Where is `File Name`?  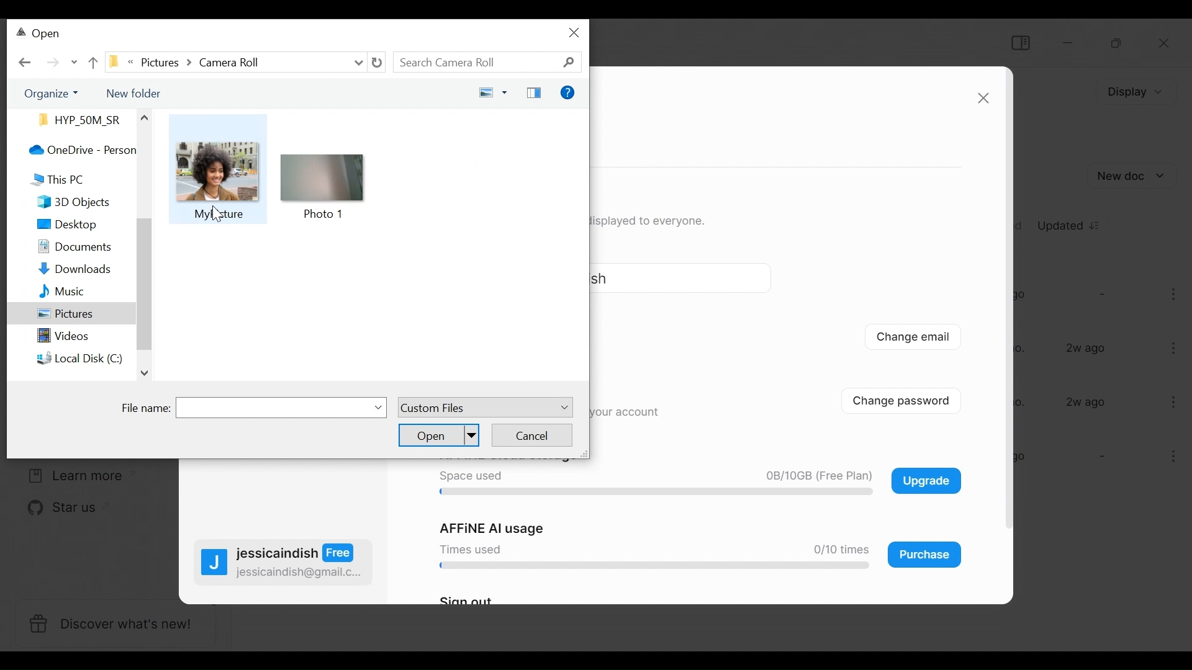 File Name is located at coordinates (255, 408).